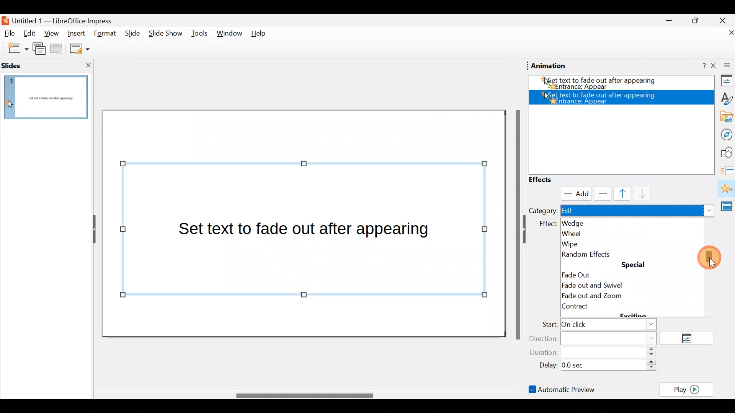 The image size is (735, 413). I want to click on Start, so click(597, 325).